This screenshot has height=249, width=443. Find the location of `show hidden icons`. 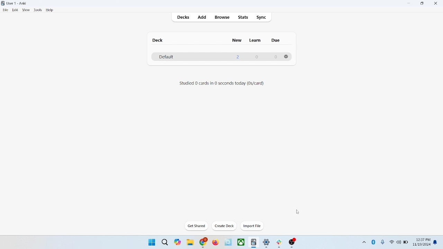

show hidden icons is located at coordinates (363, 241).